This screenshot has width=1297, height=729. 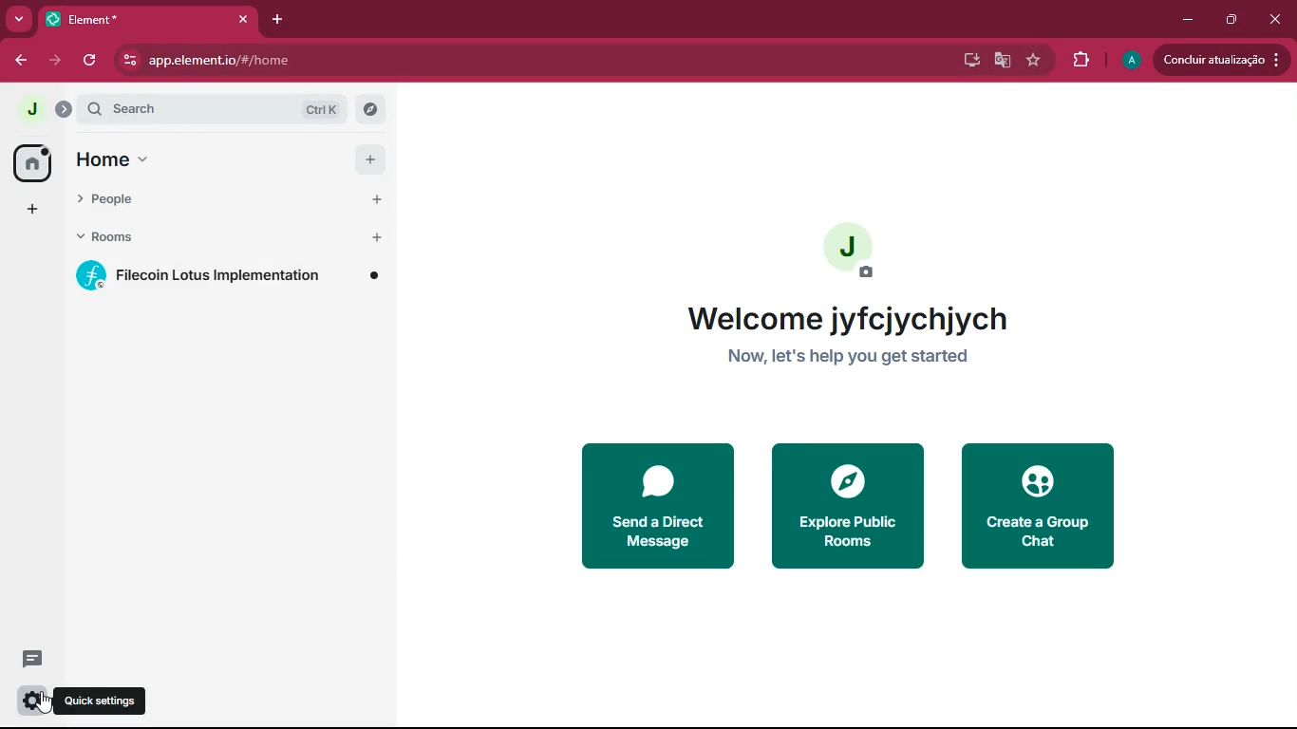 What do you see at coordinates (206, 237) in the screenshot?
I see `rooms` at bounding box center [206, 237].